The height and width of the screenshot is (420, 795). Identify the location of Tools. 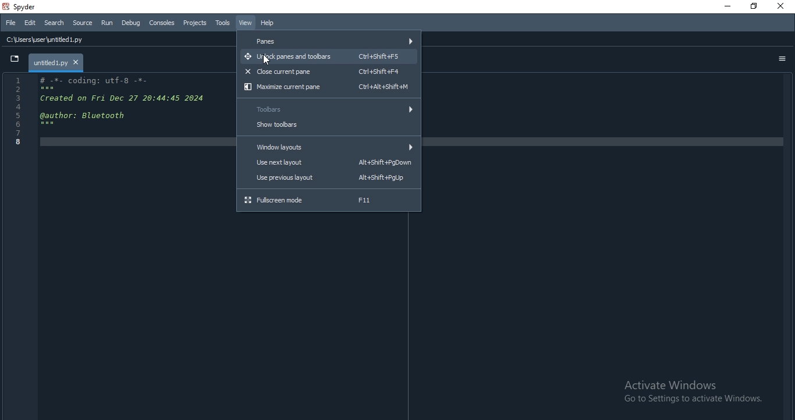
(223, 23).